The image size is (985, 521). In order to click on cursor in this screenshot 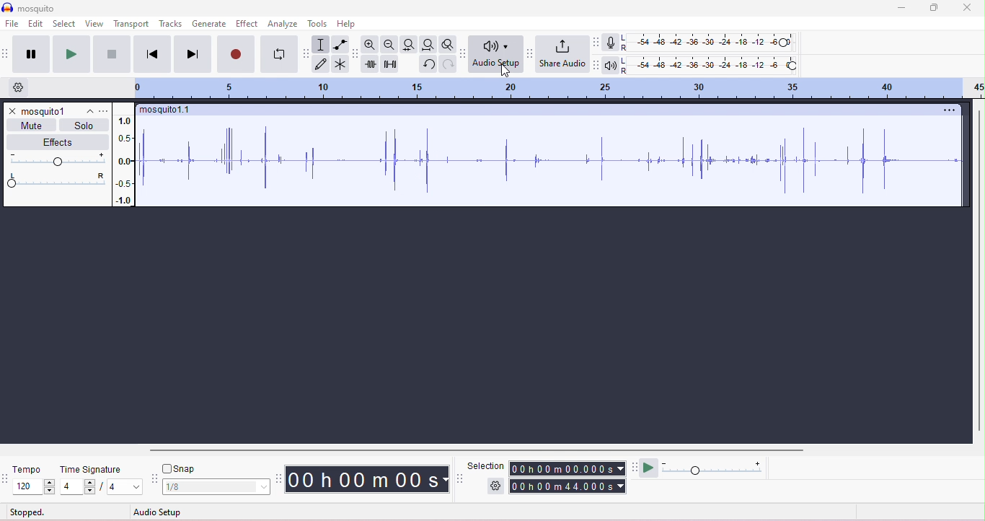, I will do `click(505, 71)`.